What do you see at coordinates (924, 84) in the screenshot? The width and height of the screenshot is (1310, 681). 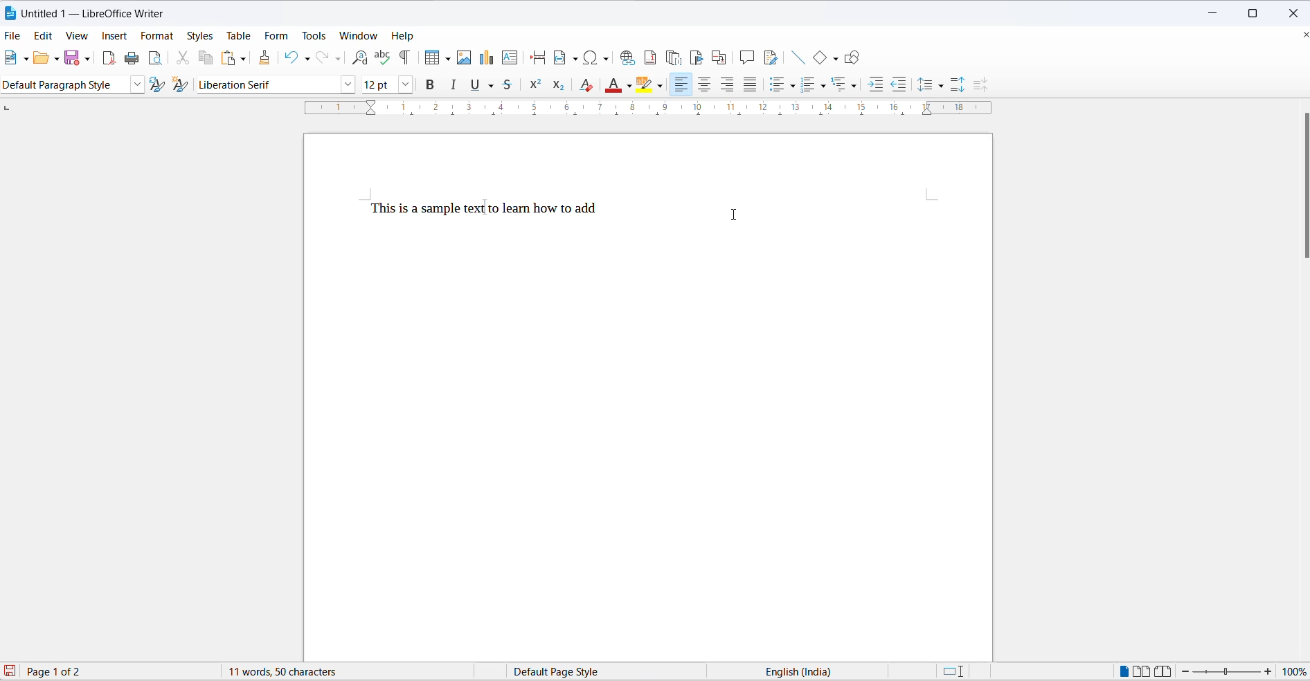 I see `line spacing` at bounding box center [924, 84].